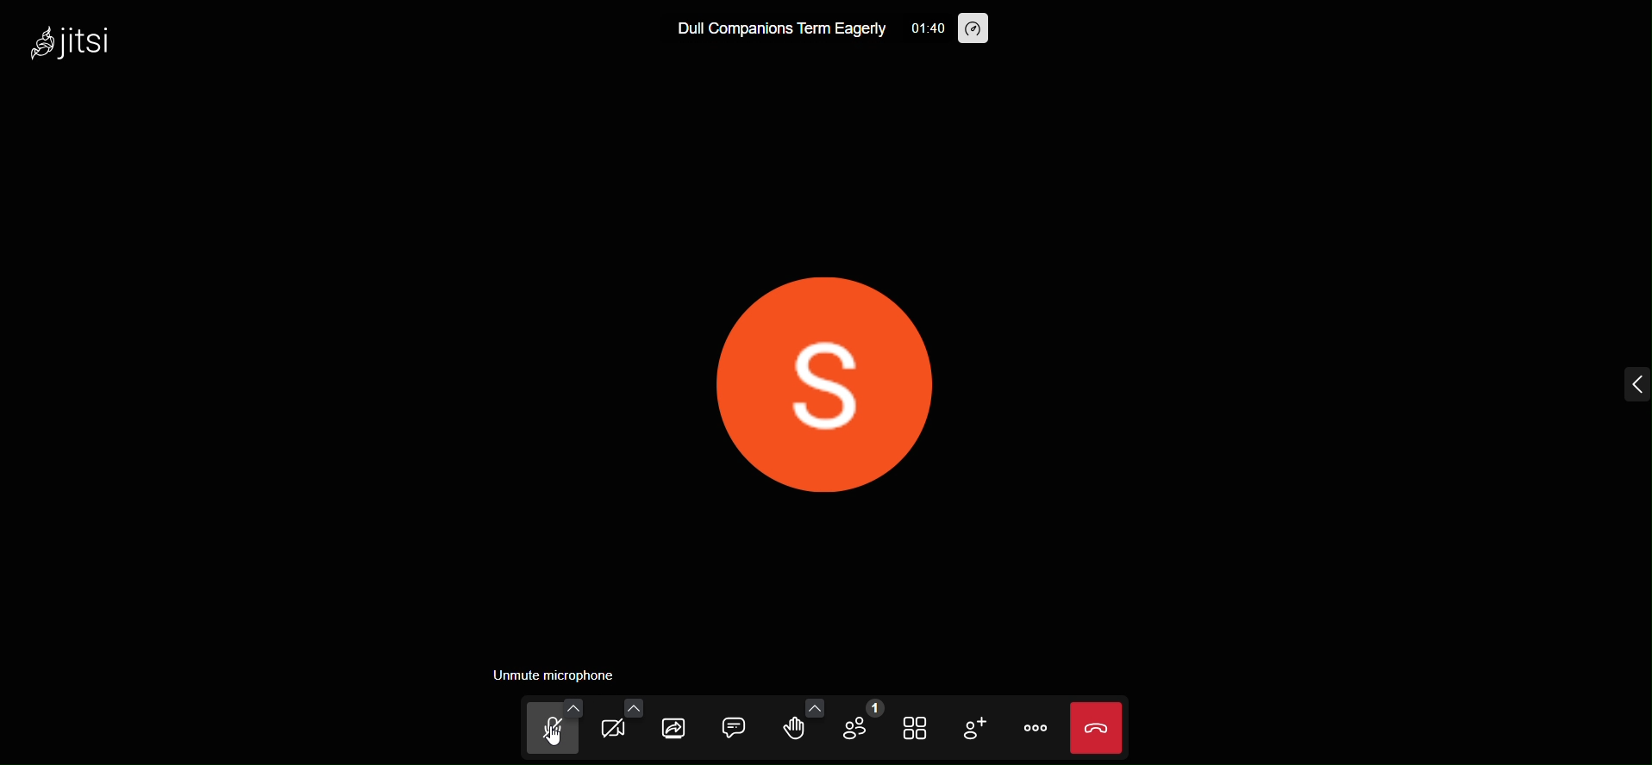 This screenshot has width=1652, height=765. Describe the element at coordinates (859, 722) in the screenshot. I see `participants` at that location.